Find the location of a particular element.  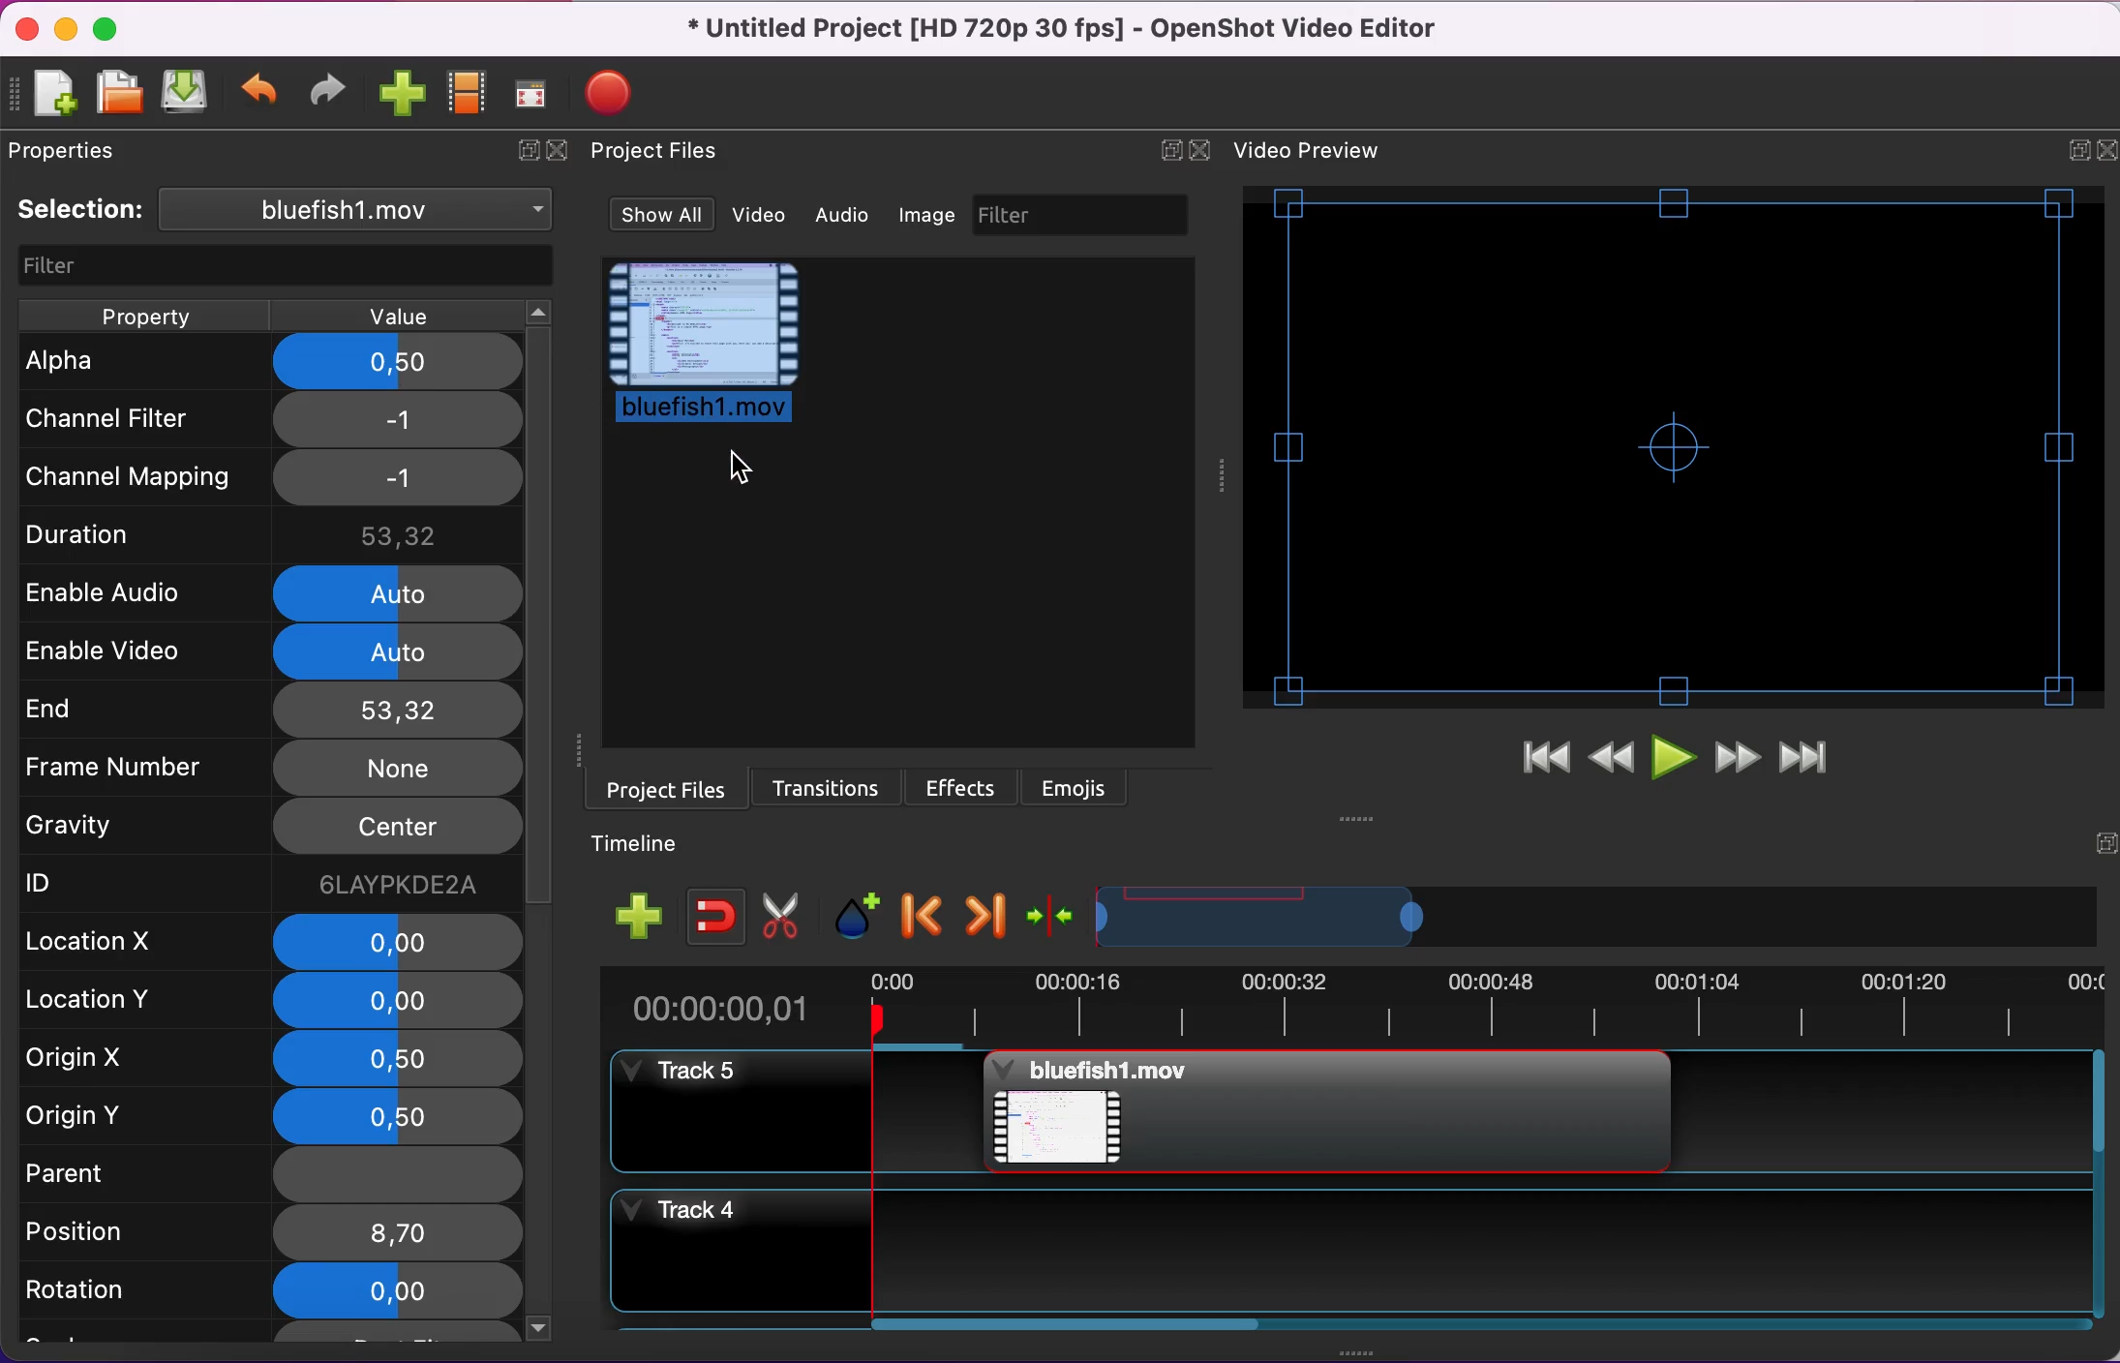

close is located at coordinates (560, 150).